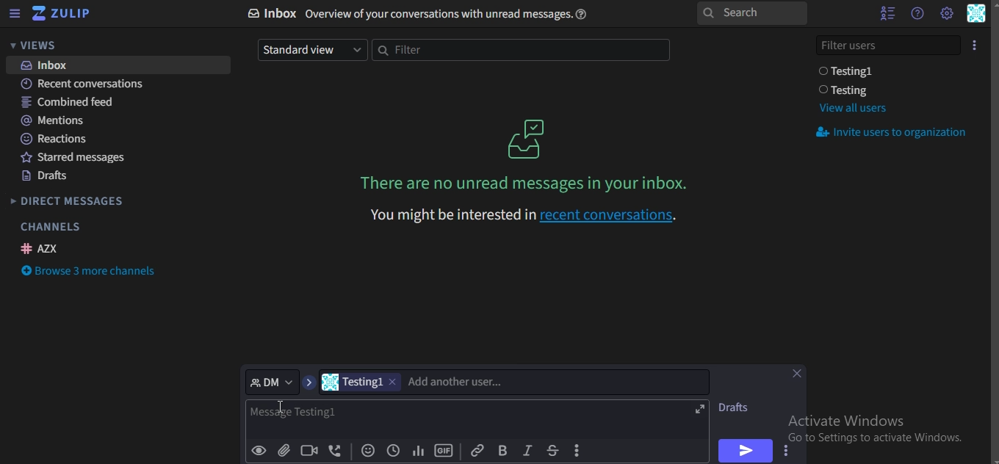 This screenshot has height=464, width=999. Describe the element at coordinates (975, 44) in the screenshot. I see `icon` at that location.